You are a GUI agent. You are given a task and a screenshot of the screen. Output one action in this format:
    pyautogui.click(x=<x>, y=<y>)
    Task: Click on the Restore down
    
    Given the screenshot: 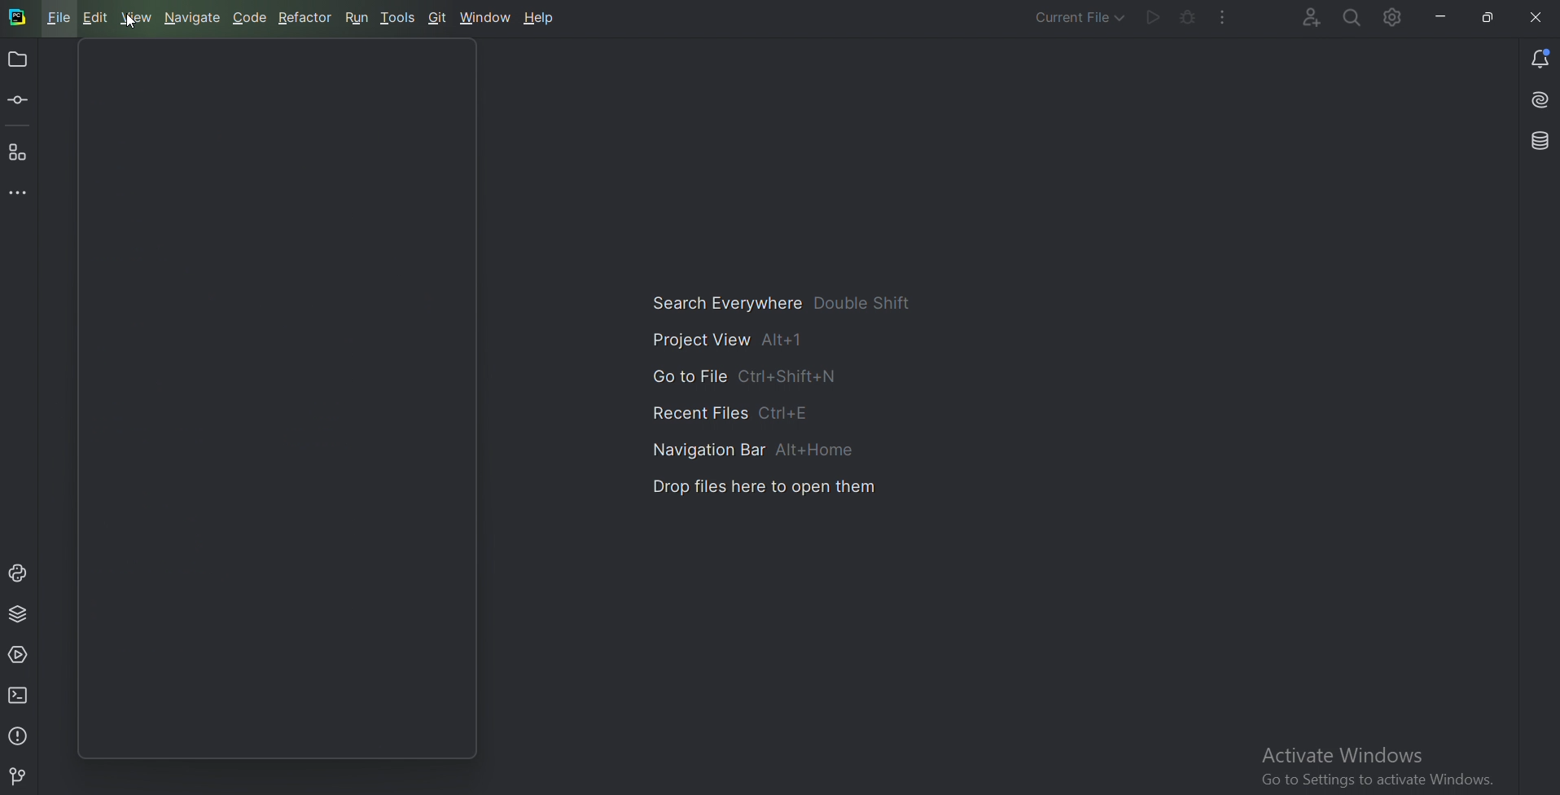 What is the action you would take?
    pyautogui.click(x=1488, y=18)
    